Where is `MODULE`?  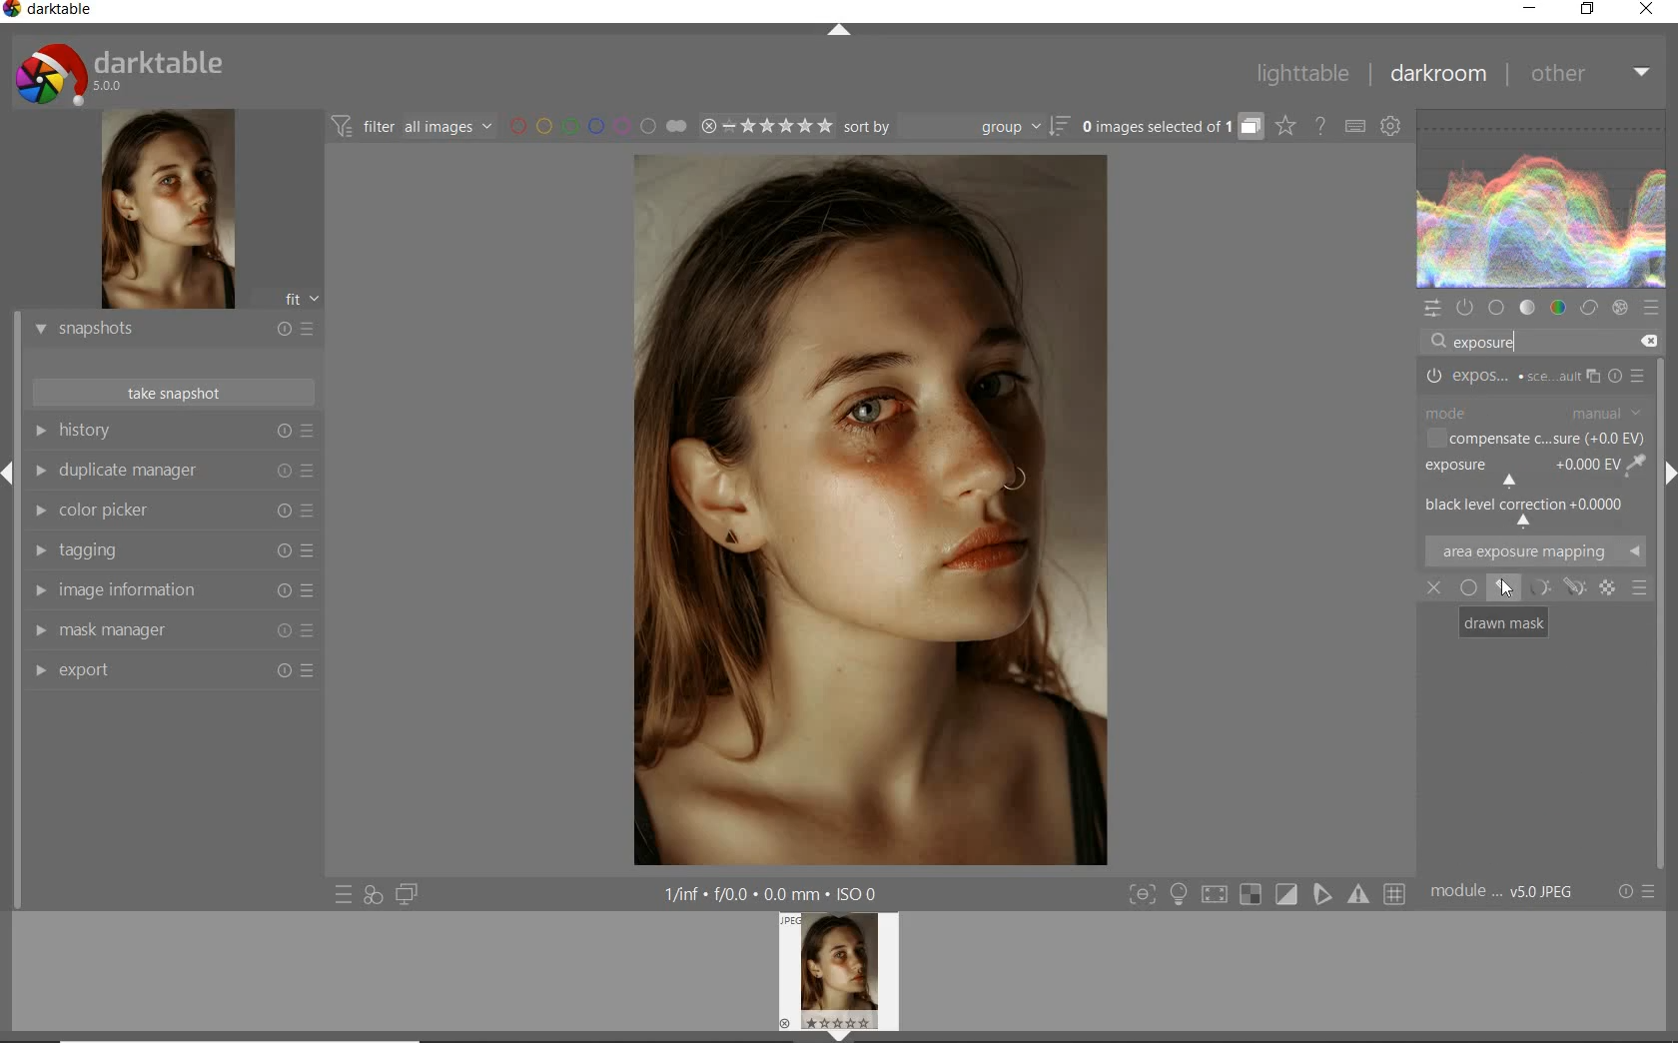 MODULE is located at coordinates (1533, 412).